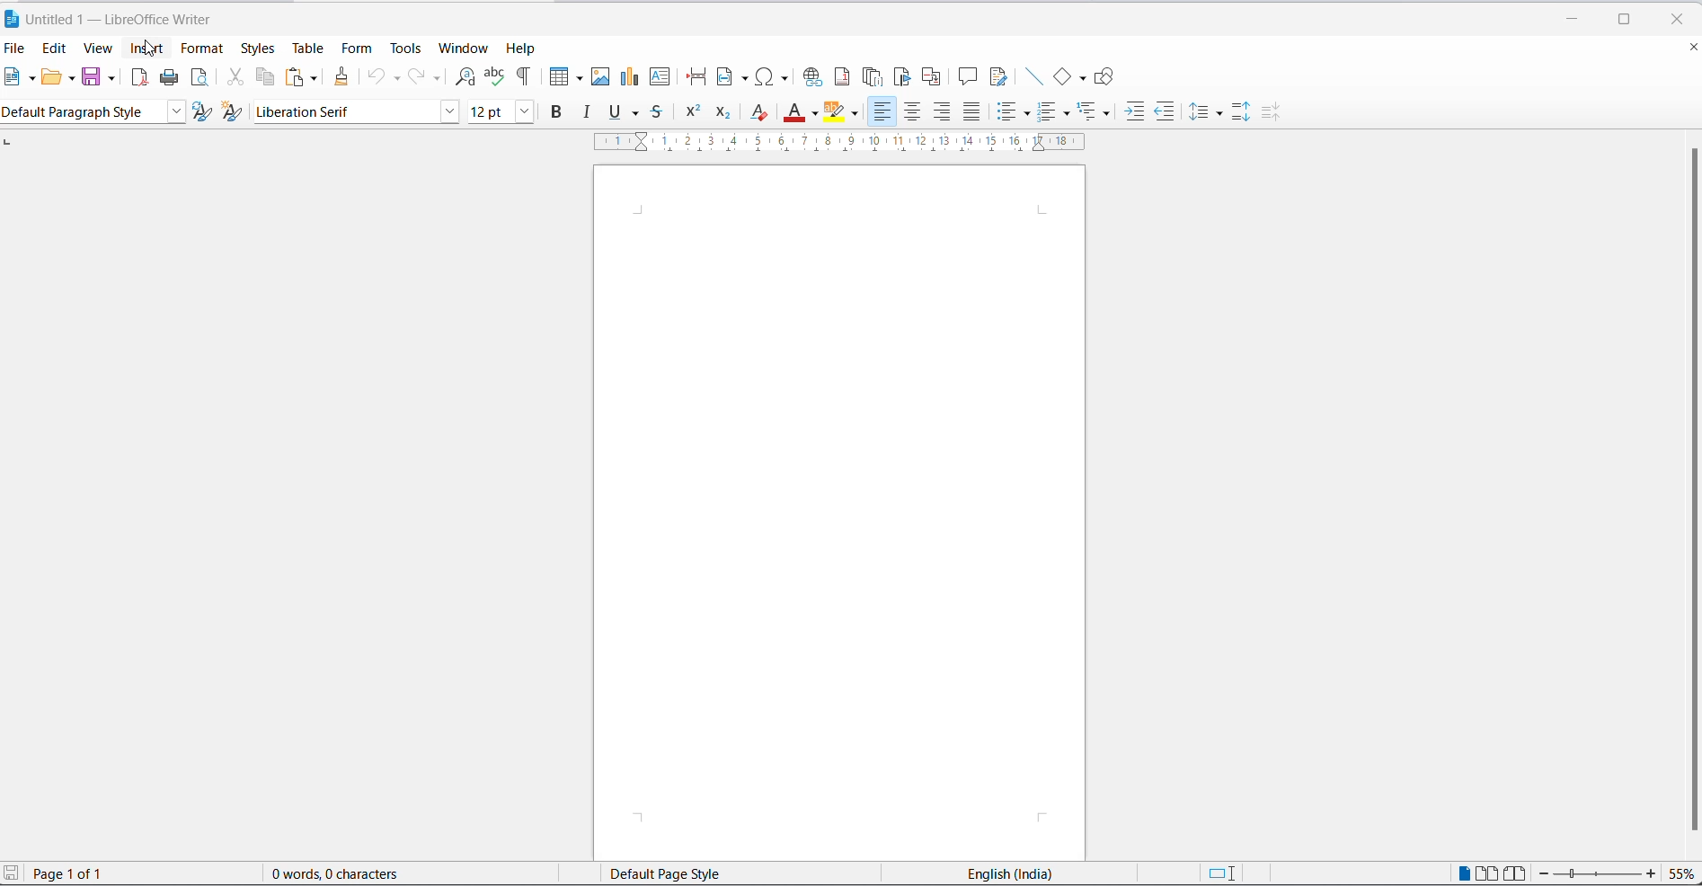 The height and width of the screenshot is (886, 1702). Describe the element at coordinates (731, 78) in the screenshot. I see `insert field` at that location.